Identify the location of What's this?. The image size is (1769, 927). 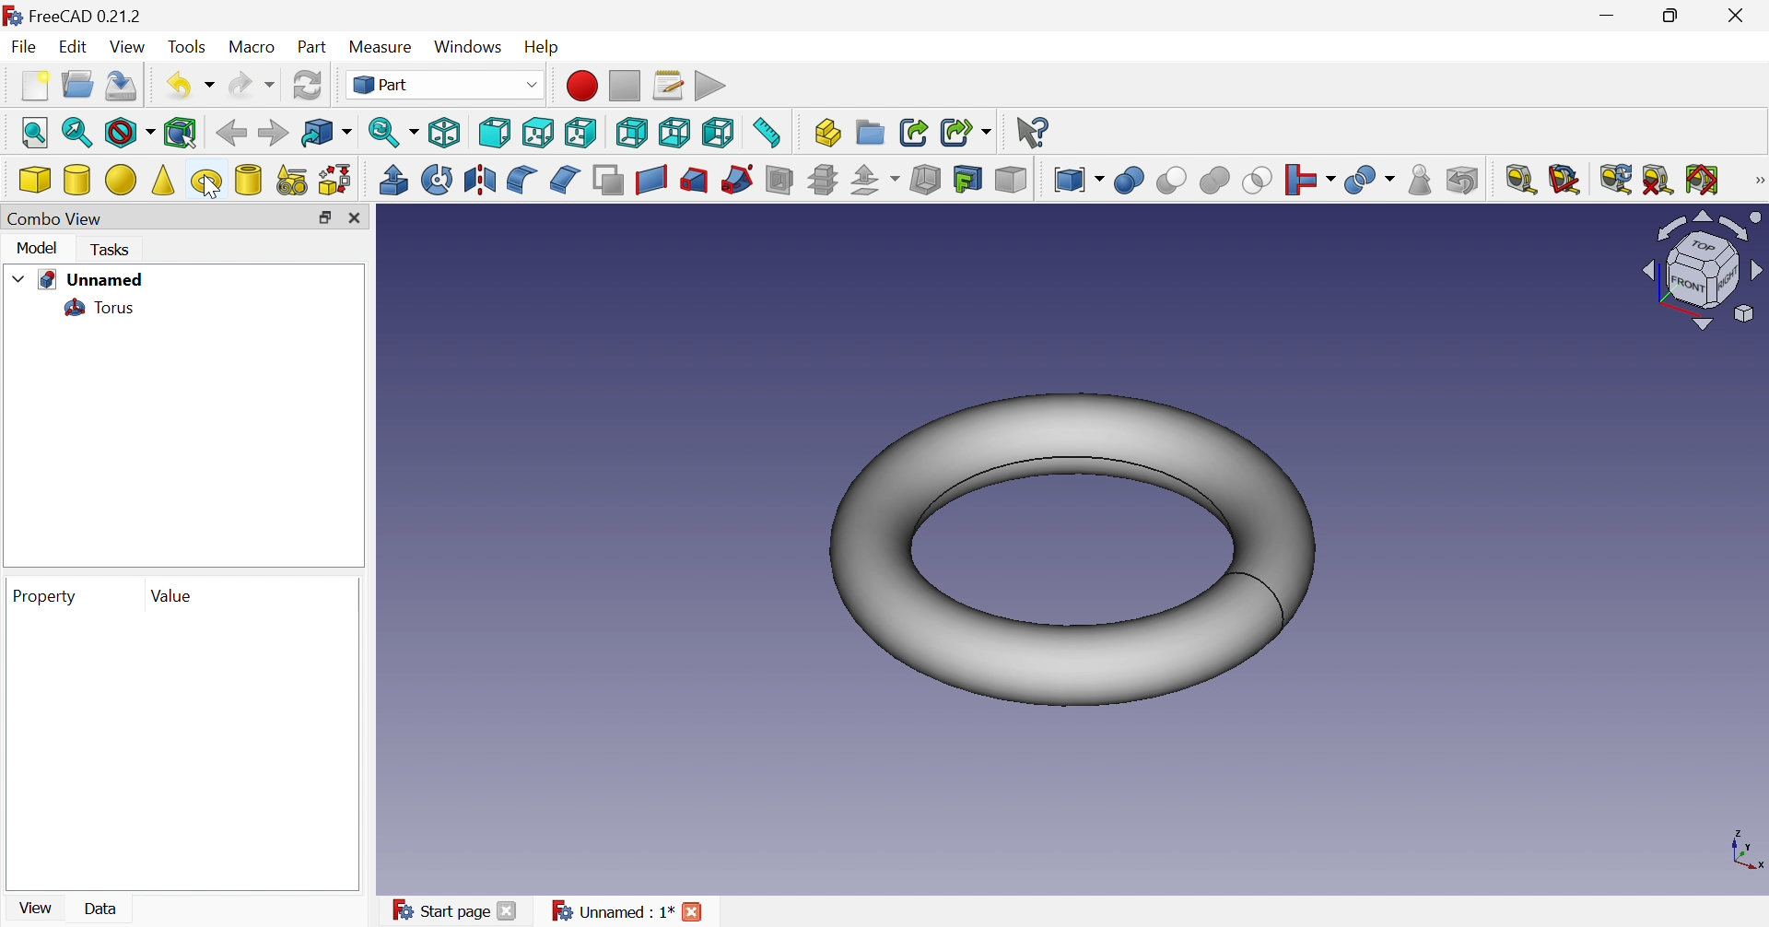
(1035, 131).